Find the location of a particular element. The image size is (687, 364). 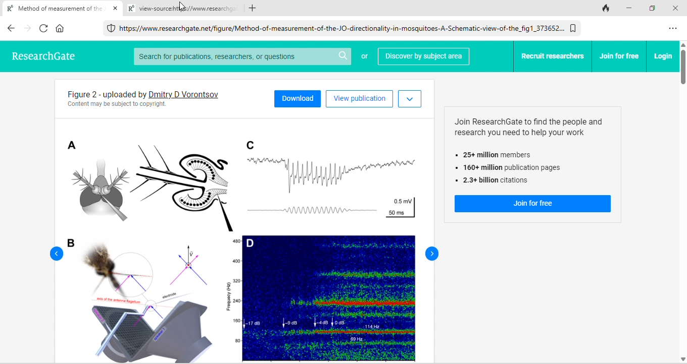

R® Method of measurement of th is located at coordinates (53, 10).